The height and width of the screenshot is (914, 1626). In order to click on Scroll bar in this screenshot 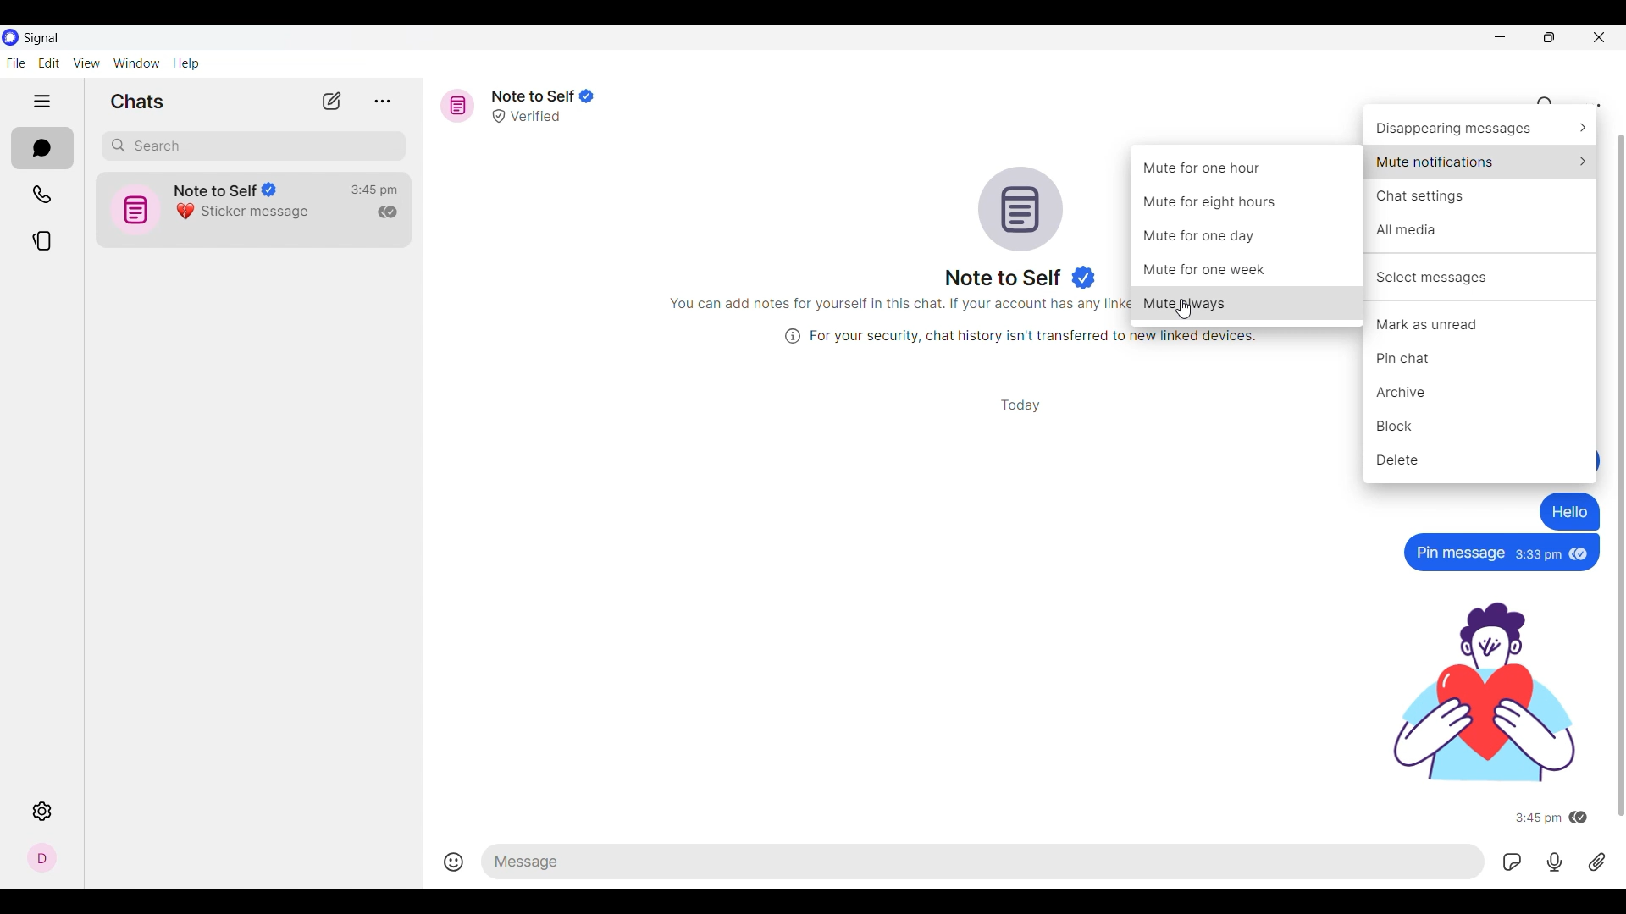, I will do `click(1616, 476)`.